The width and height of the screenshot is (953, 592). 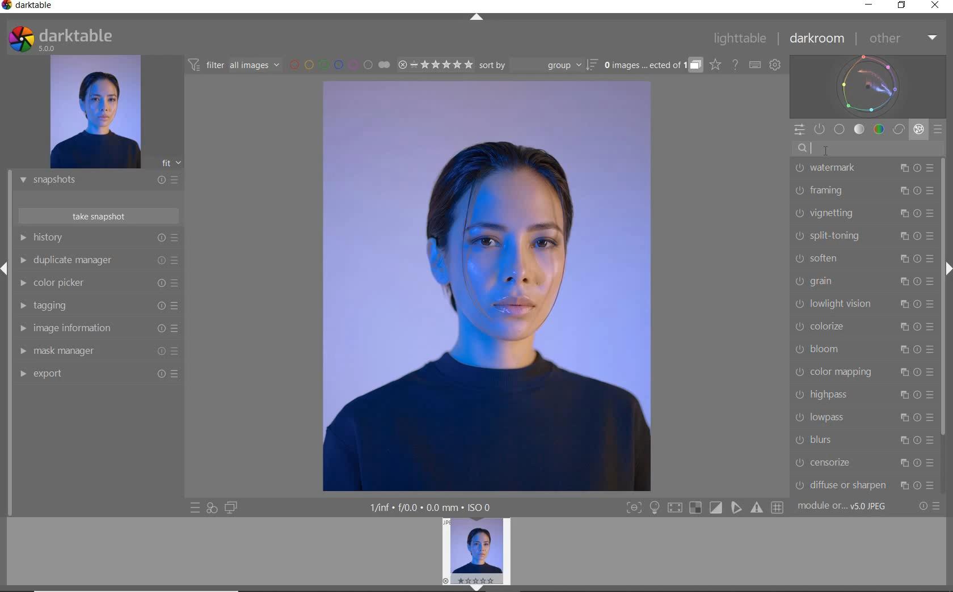 I want to click on DISPLAY A SECOND DARKROOM IMAGE WINDOW, so click(x=231, y=508).